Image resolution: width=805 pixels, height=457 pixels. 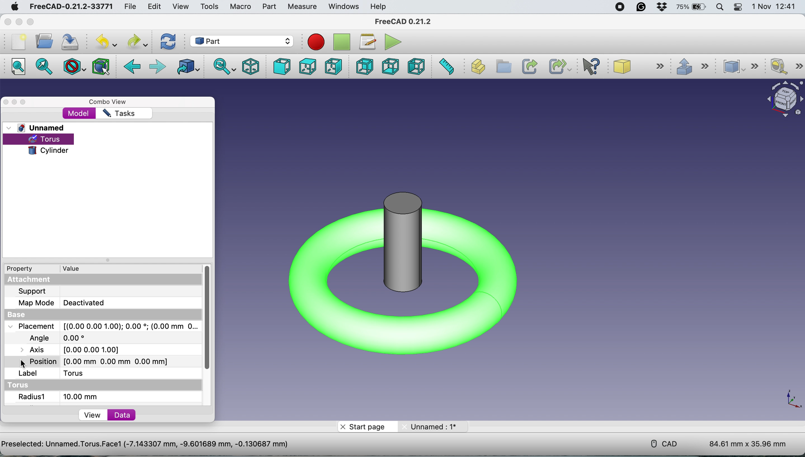 What do you see at coordinates (342, 42) in the screenshot?
I see `stop recording macros` at bounding box center [342, 42].